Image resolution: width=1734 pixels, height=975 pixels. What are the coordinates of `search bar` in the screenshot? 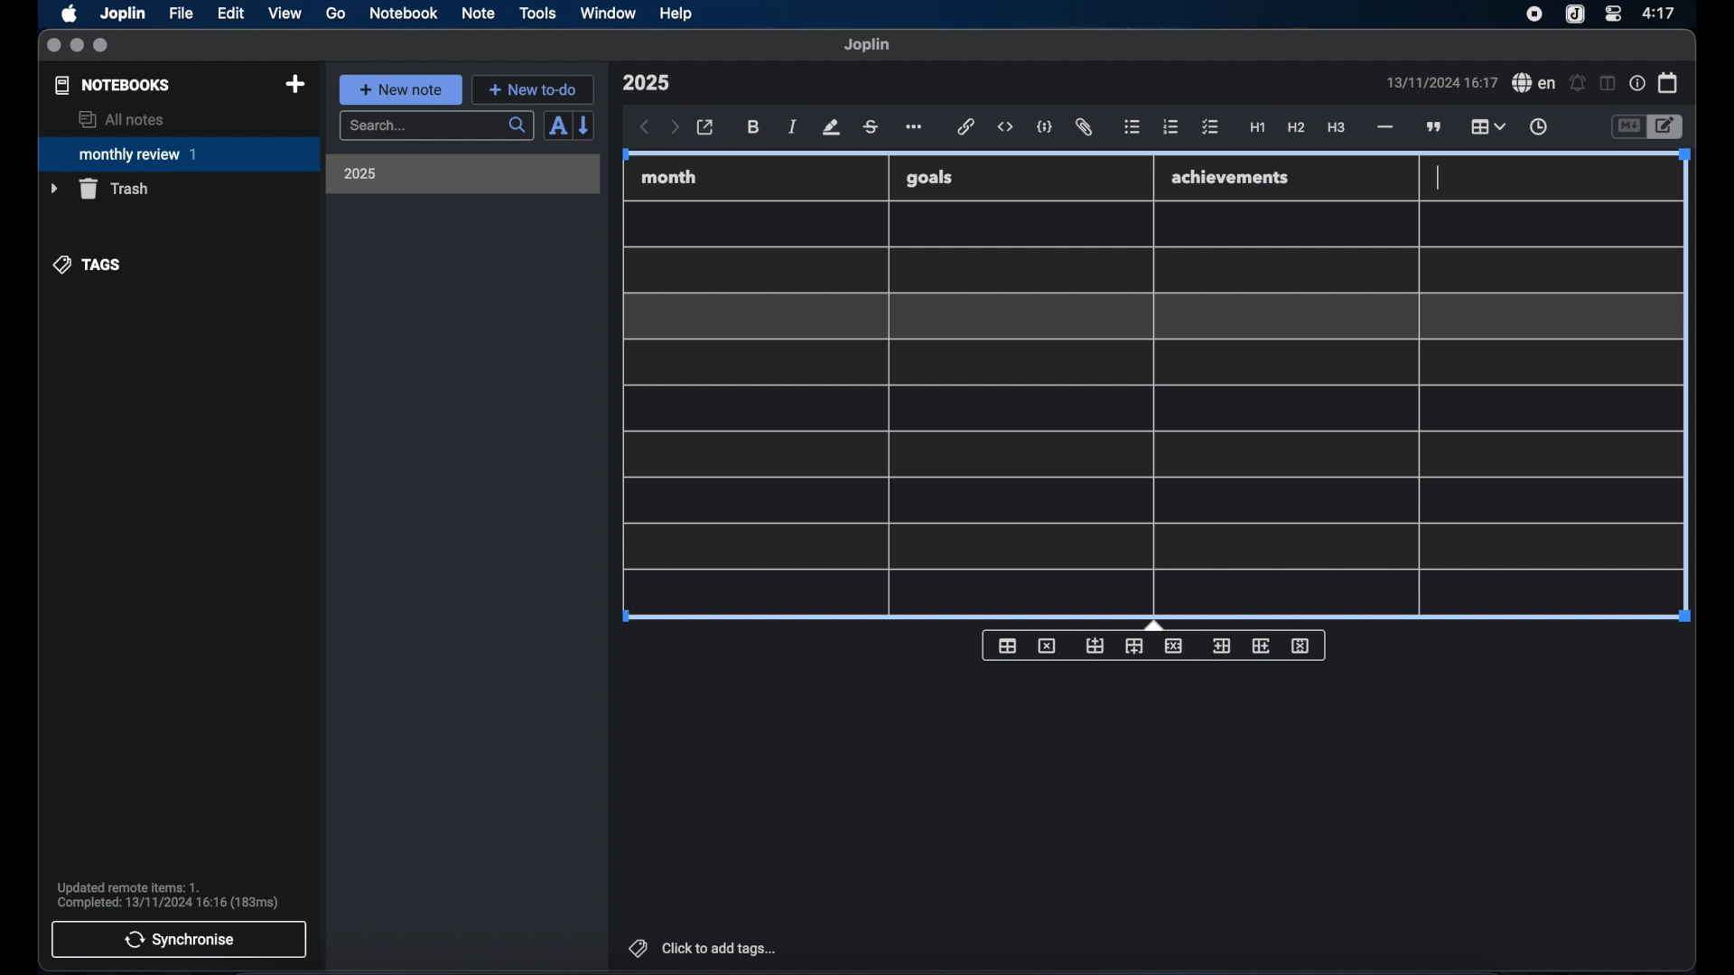 It's located at (436, 127).